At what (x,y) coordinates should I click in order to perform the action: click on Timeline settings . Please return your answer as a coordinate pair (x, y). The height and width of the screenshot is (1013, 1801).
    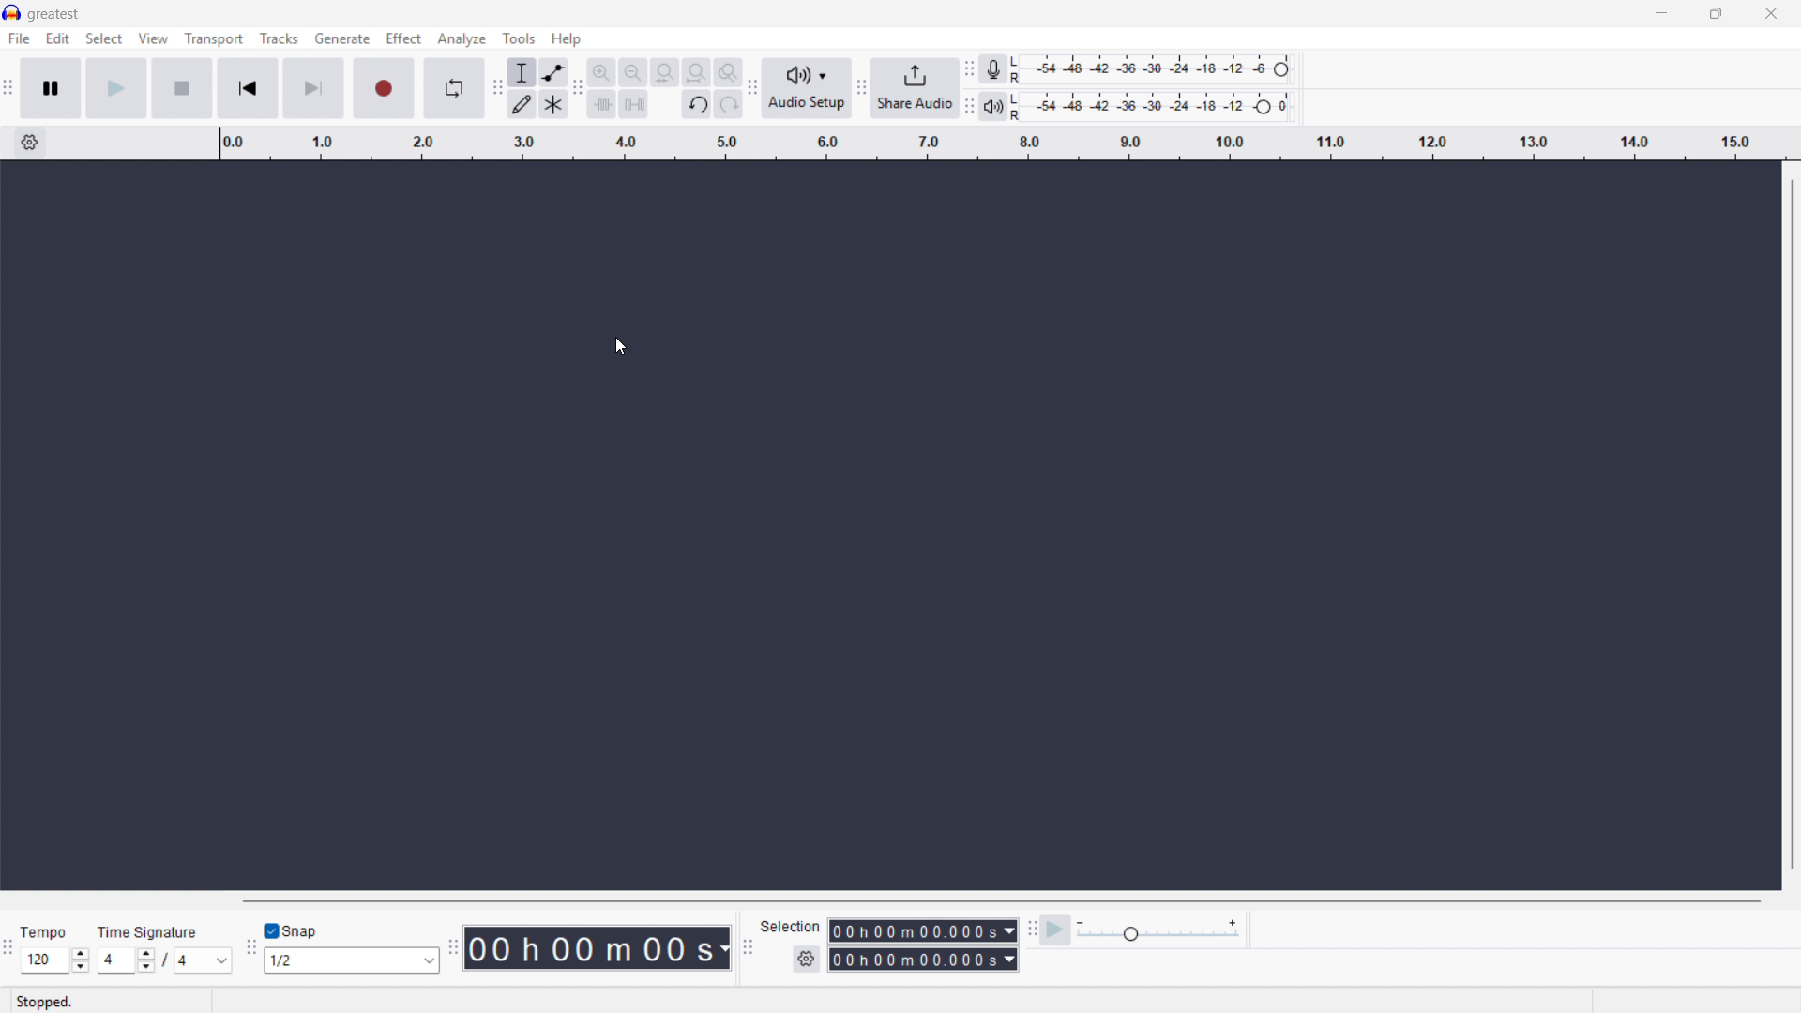
    Looking at the image, I should click on (30, 143).